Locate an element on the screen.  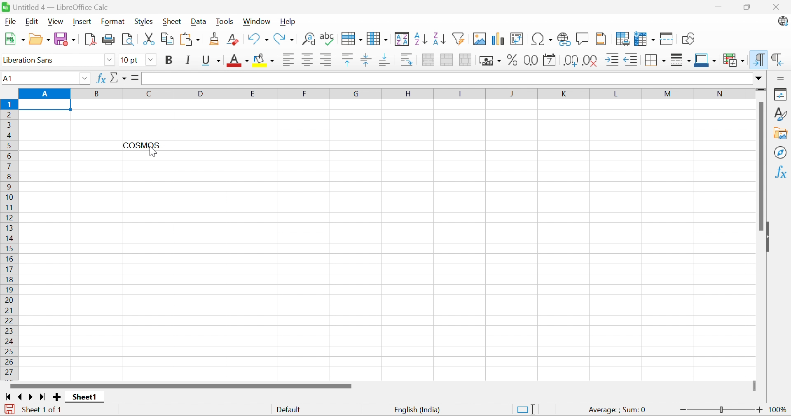
Hide is located at coordinates (770, 236).